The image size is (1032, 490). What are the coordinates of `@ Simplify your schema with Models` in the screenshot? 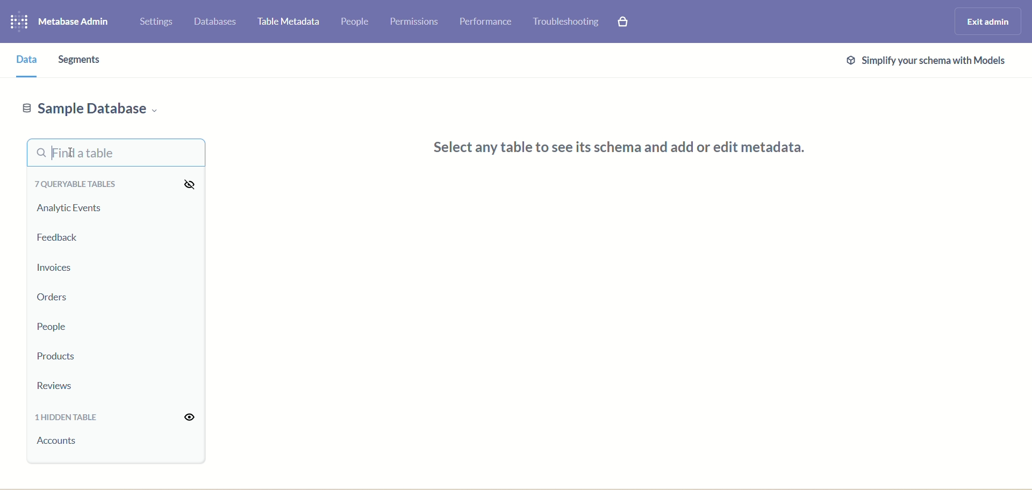 It's located at (924, 61).